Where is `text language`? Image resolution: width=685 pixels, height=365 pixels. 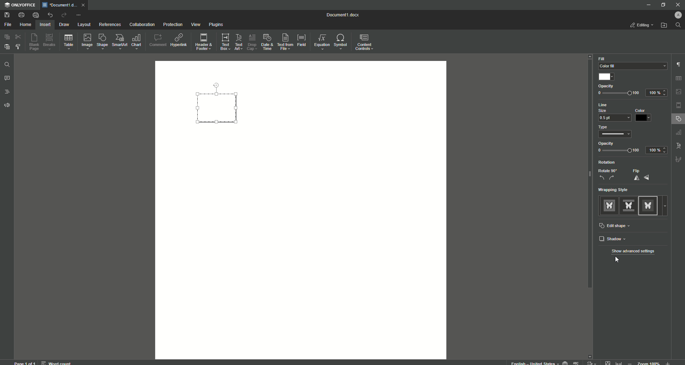
text language is located at coordinates (532, 363).